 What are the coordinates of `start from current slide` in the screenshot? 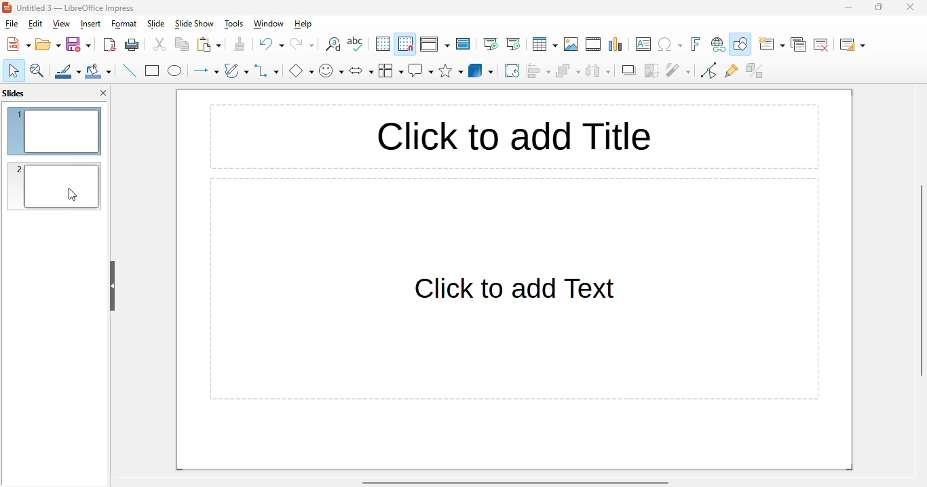 It's located at (513, 45).